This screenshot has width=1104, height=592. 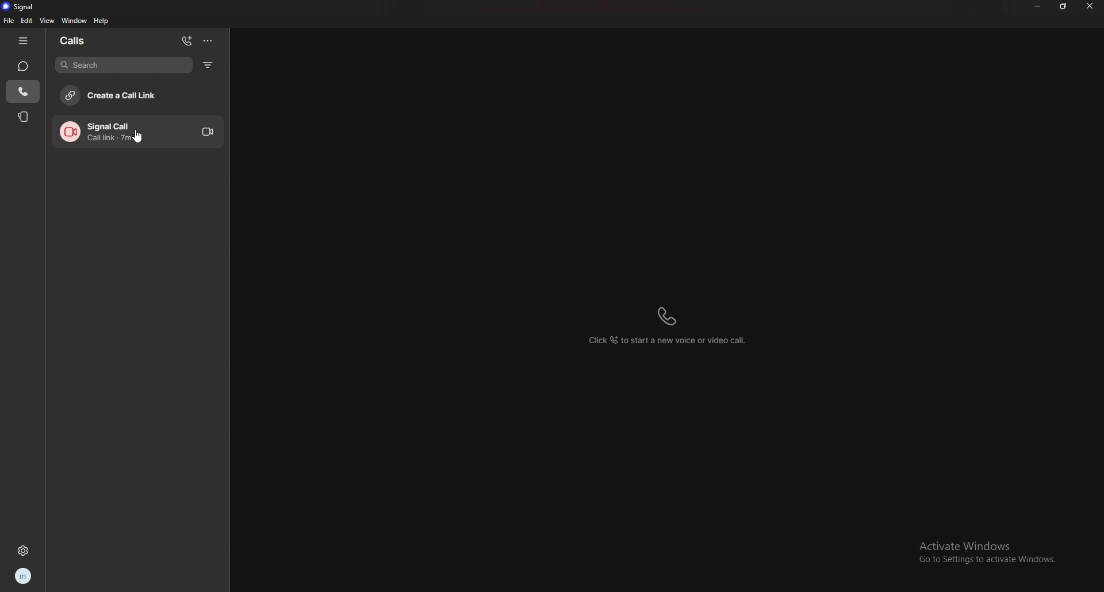 I want to click on profile, so click(x=22, y=576).